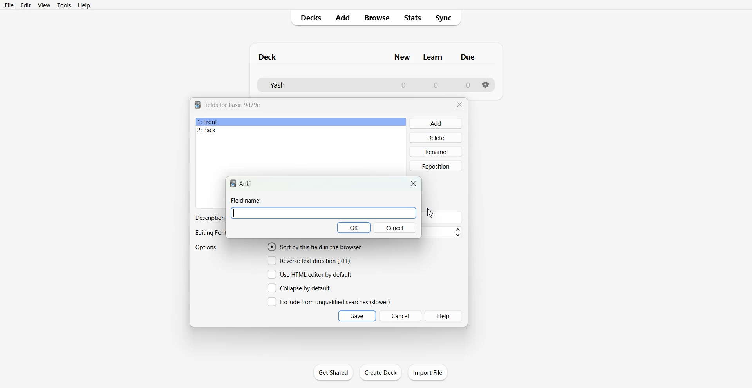 The height and width of the screenshot is (388, 752). What do you see at coordinates (209, 218) in the screenshot?
I see `Text` at bounding box center [209, 218].